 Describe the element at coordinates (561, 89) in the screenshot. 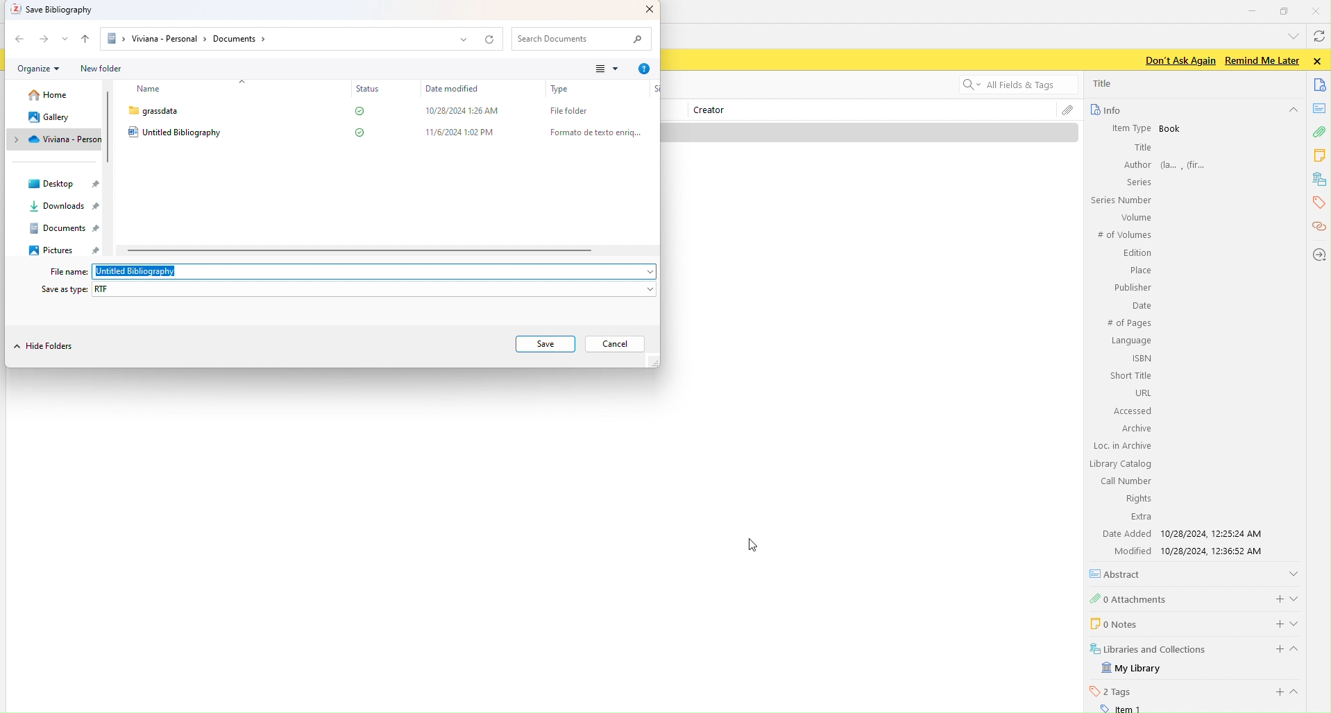

I see `Type` at that location.